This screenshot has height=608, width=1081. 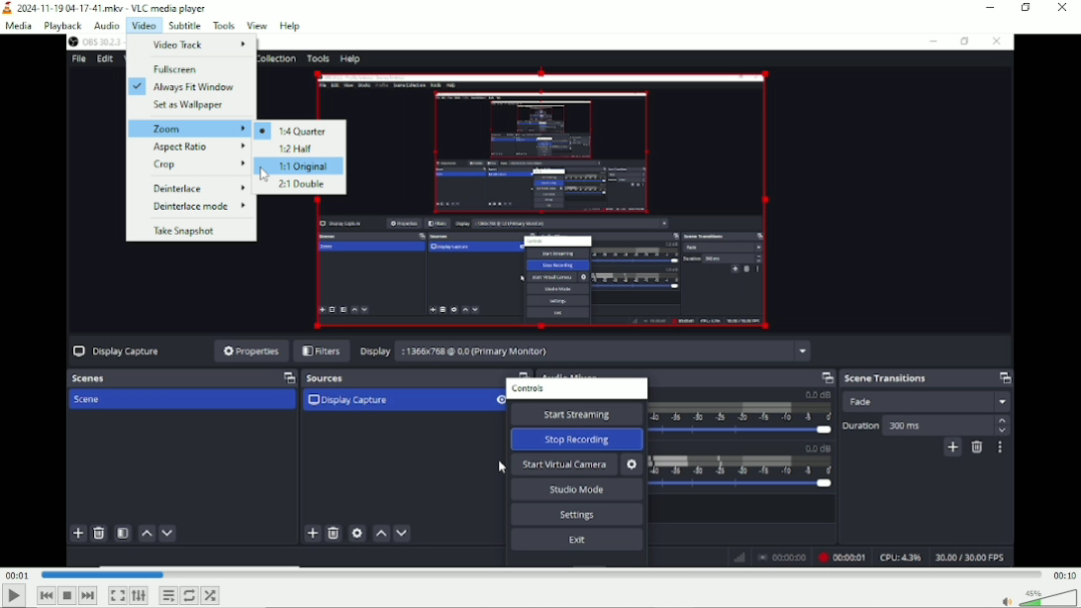 What do you see at coordinates (47, 595) in the screenshot?
I see `Previous` at bounding box center [47, 595].